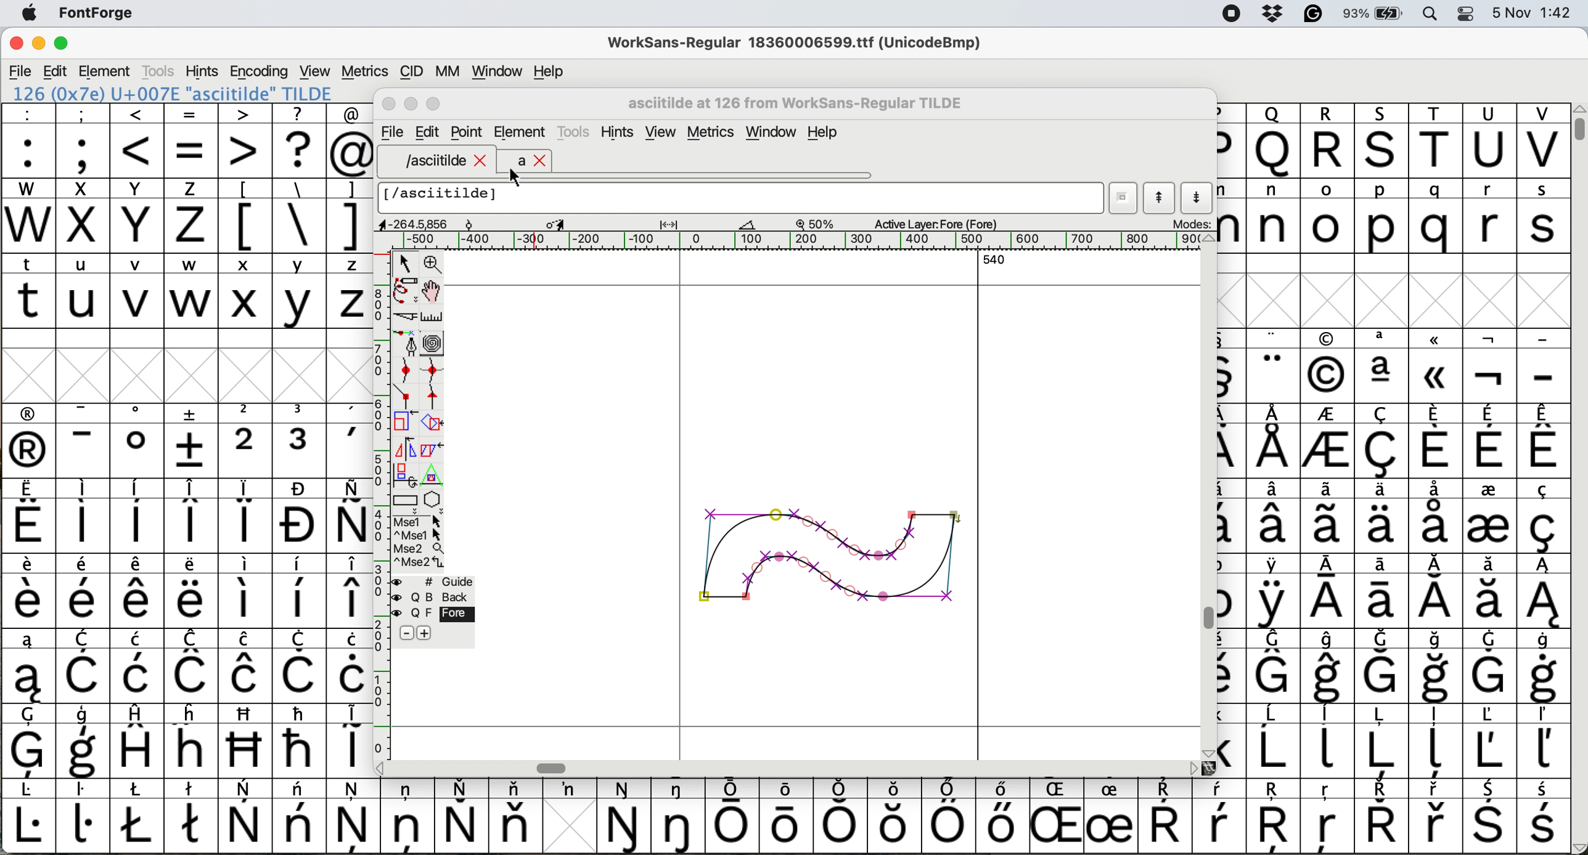 Image resolution: width=1588 pixels, height=855 pixels. What do you see at coordinates (715, 134) in the screenshot?
I see `metrics` at bounding box center [715, 134].